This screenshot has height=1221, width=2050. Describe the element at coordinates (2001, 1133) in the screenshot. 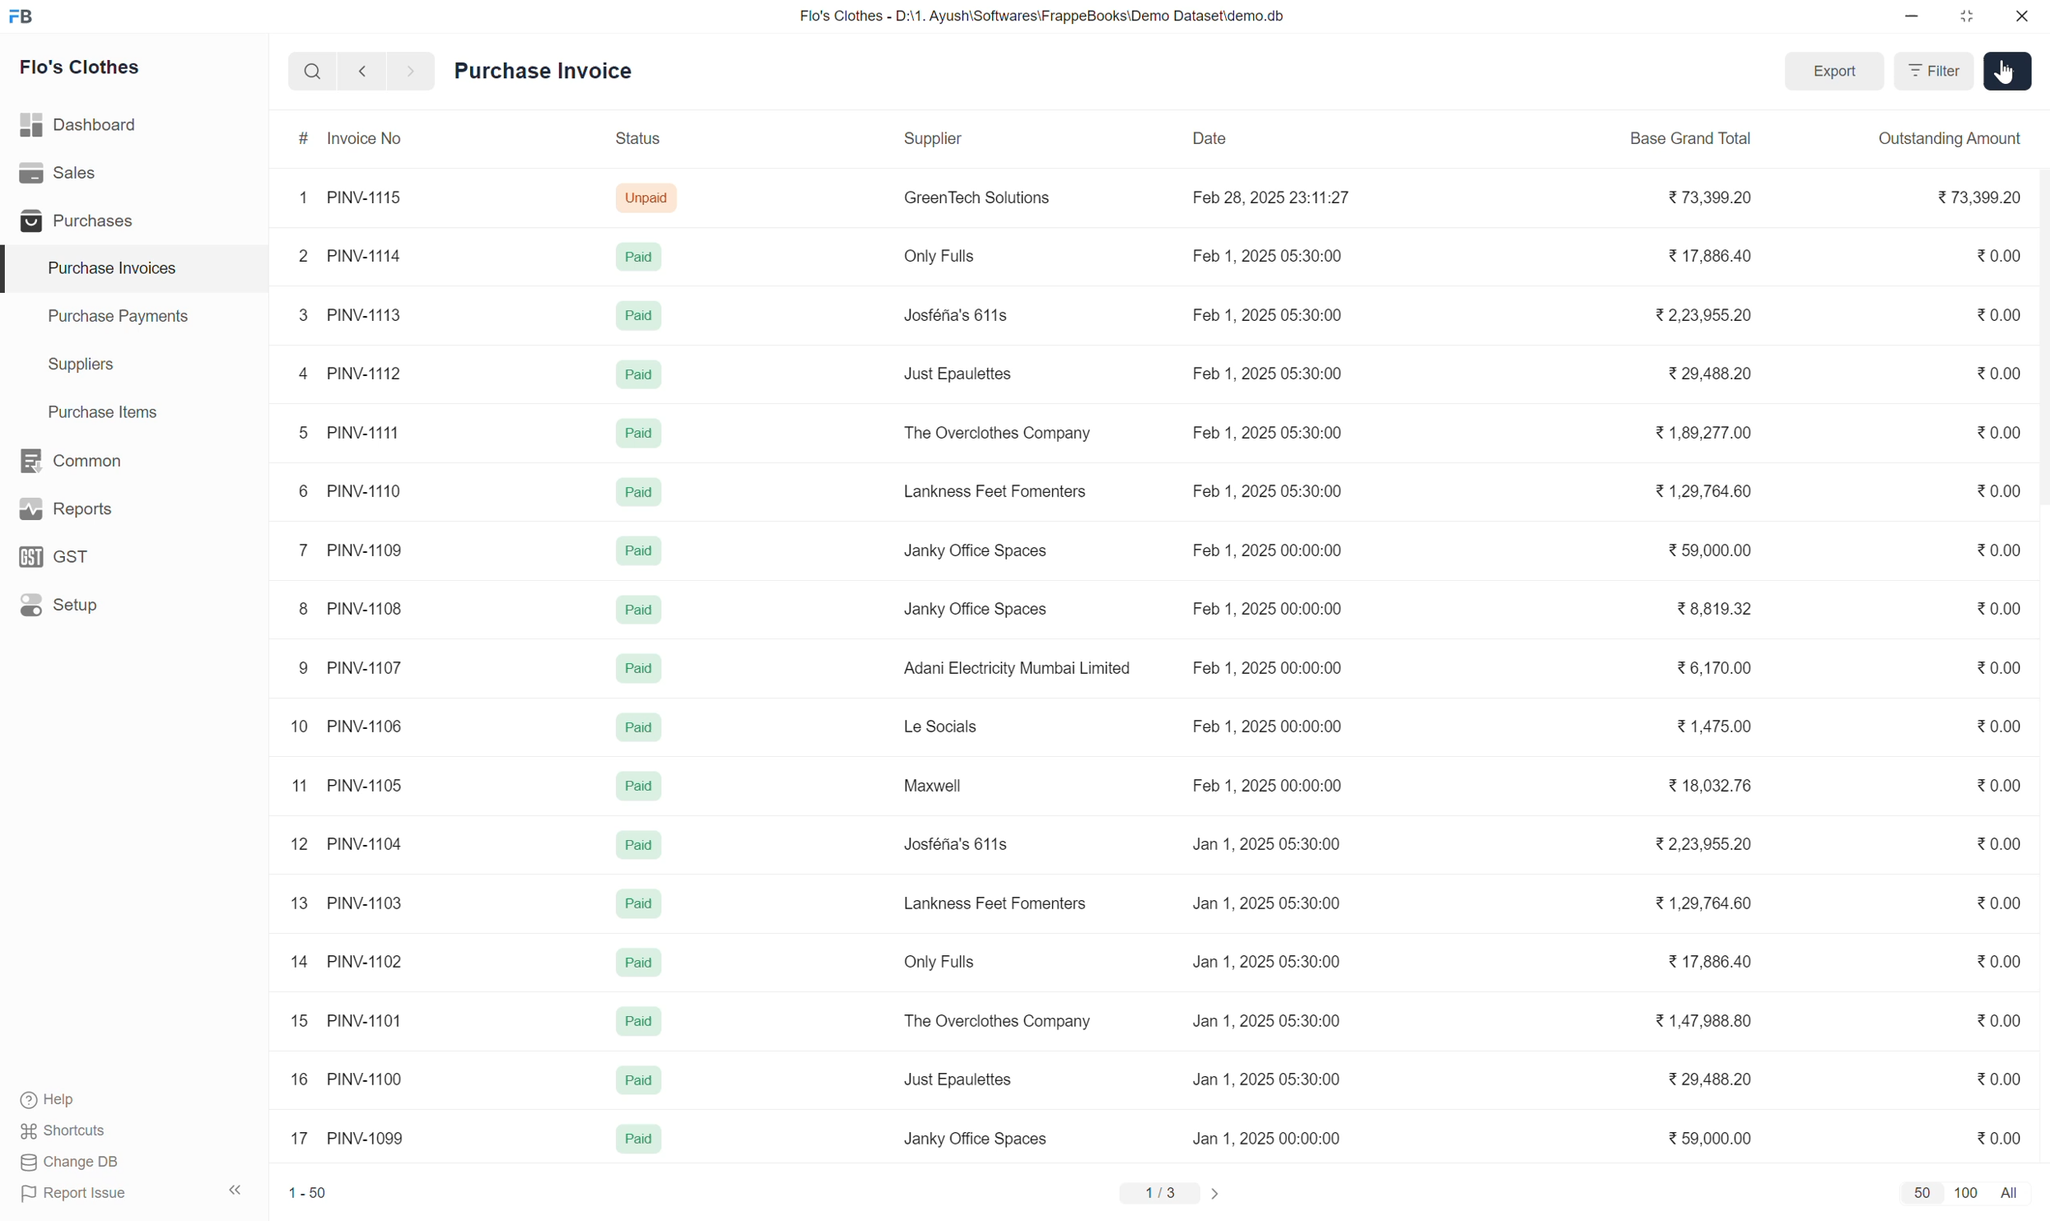

I see `Rs. 0.00` at that location.